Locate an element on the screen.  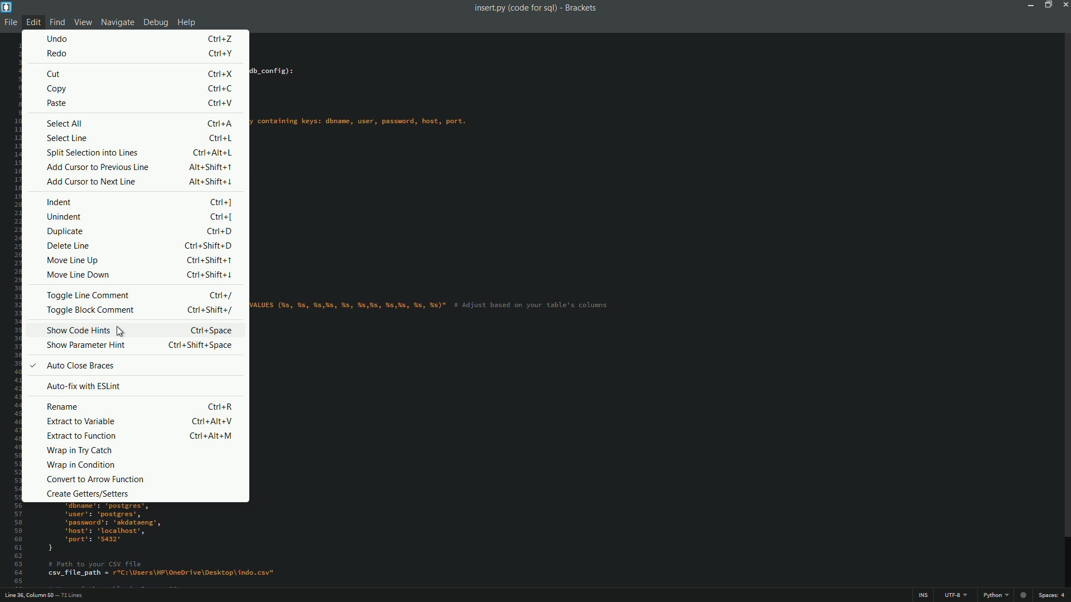
file encoding is located at coordinates (957, 595).